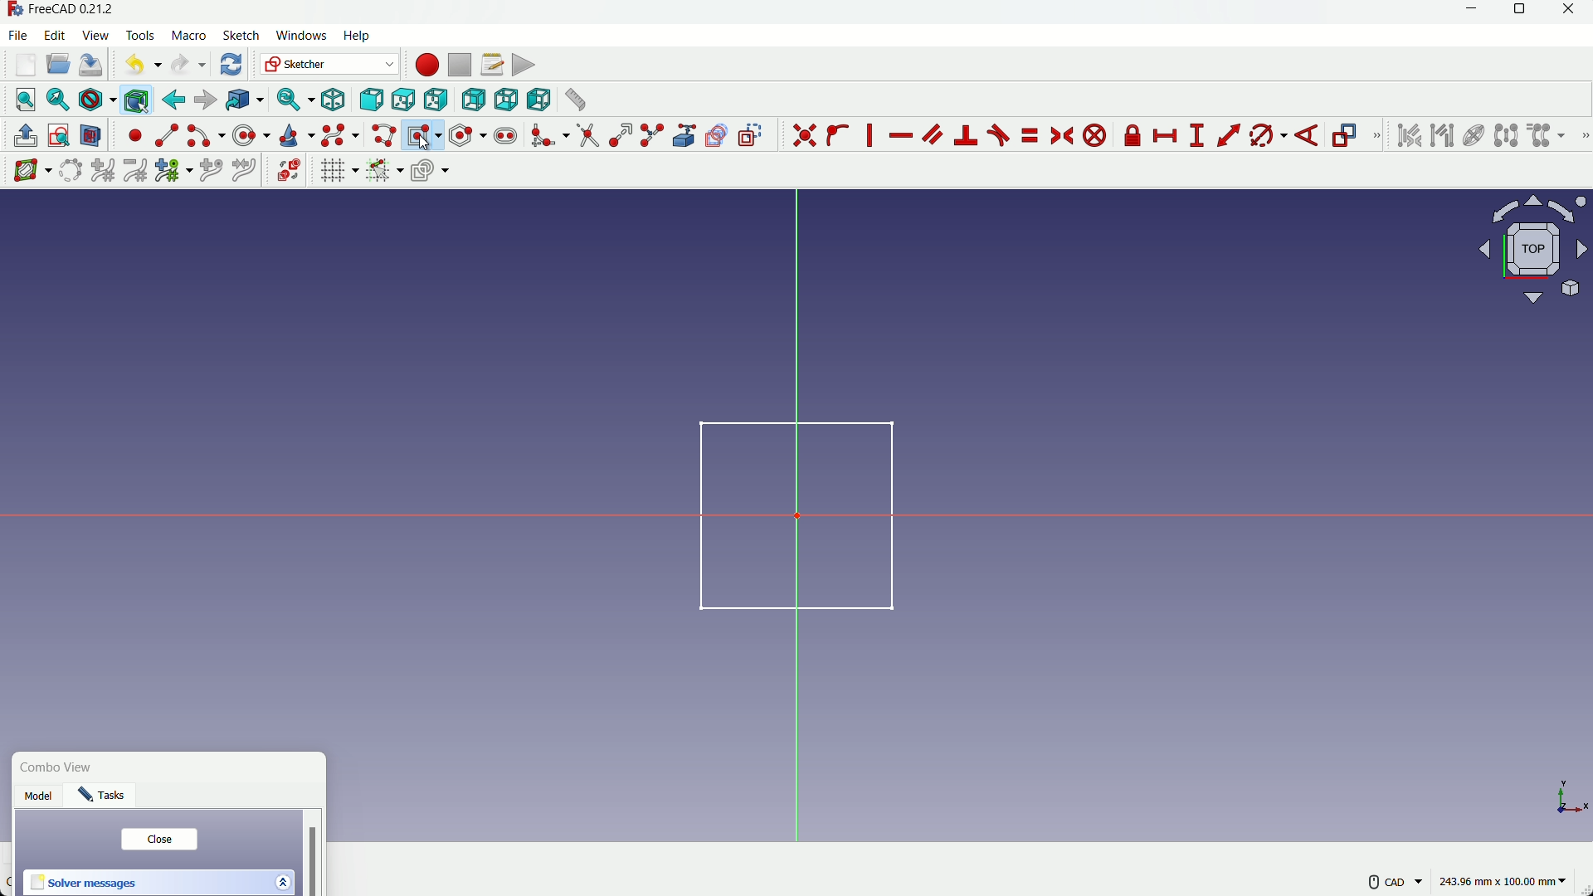 This screenshot has width=1593, height=896. I want to click on constraint lock, so click(1133, 139).